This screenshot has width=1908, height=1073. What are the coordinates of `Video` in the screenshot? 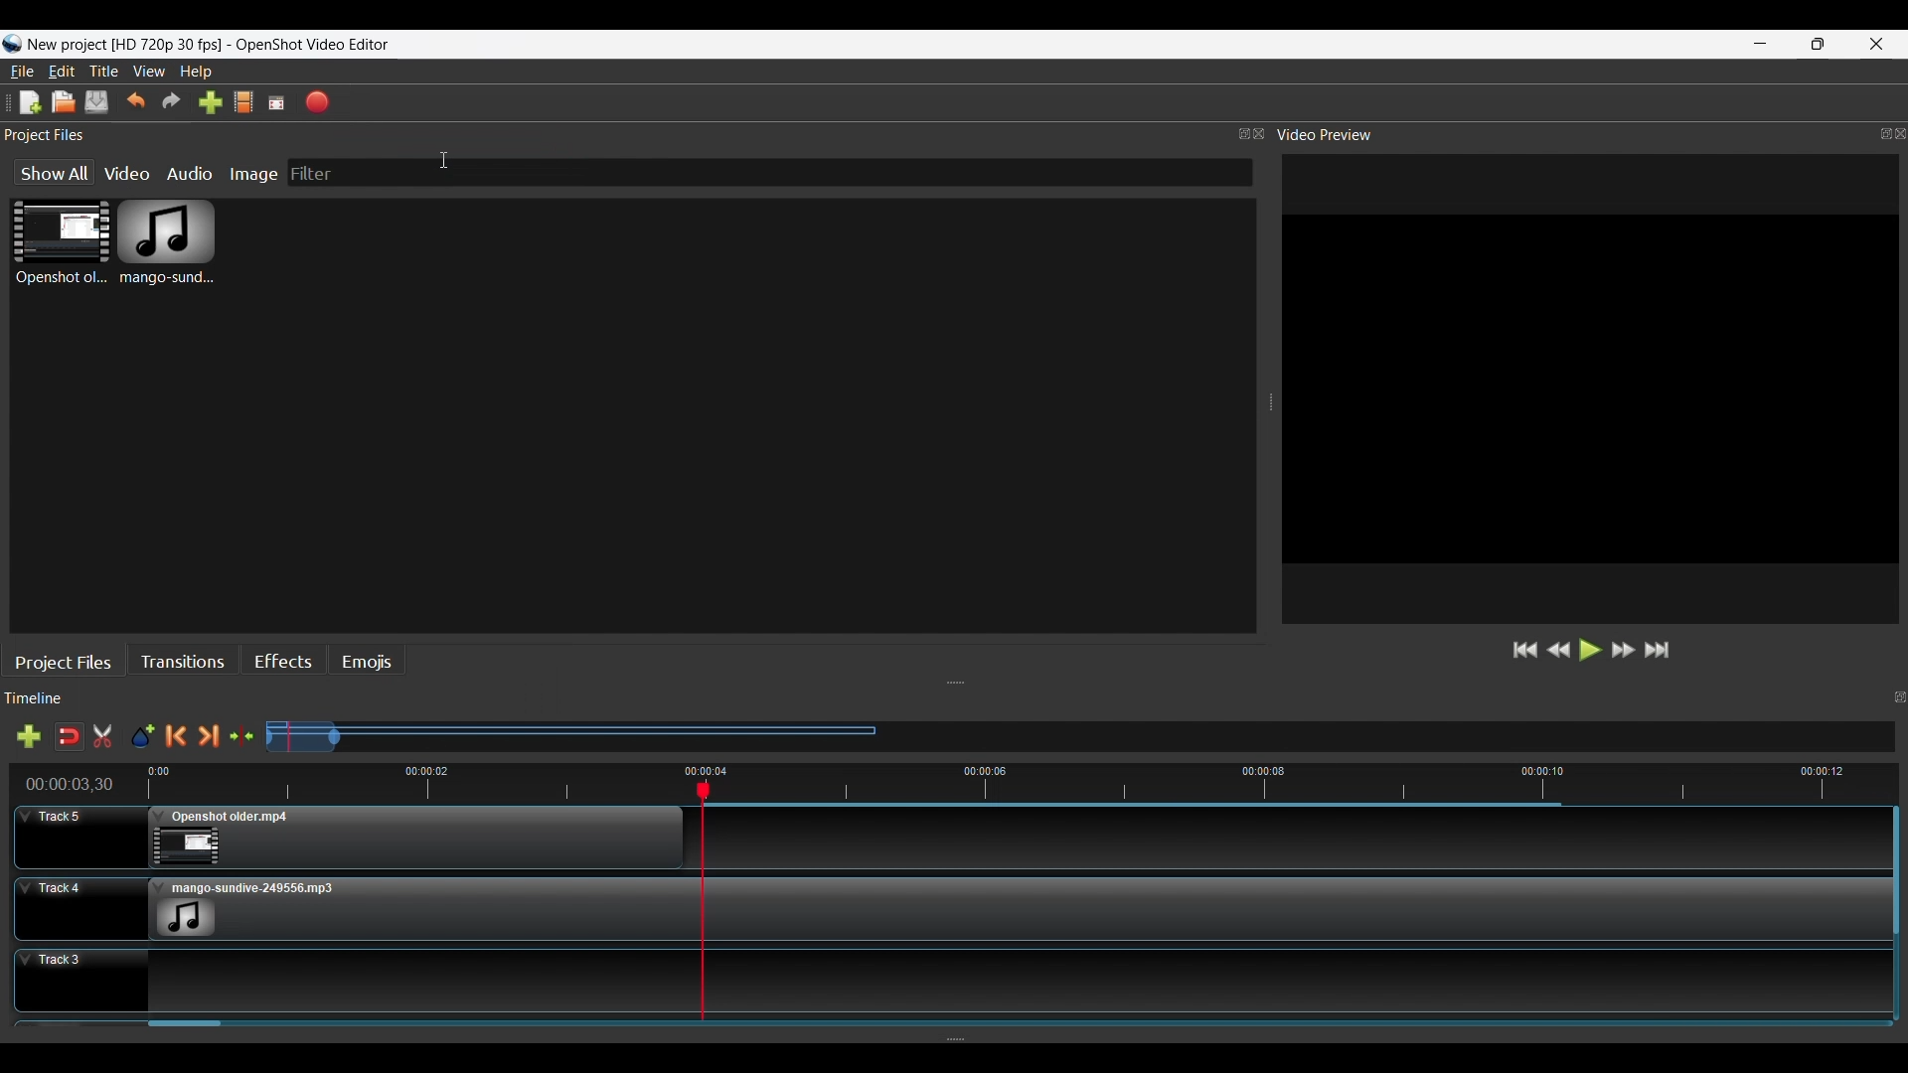 It's located at (127, 173).